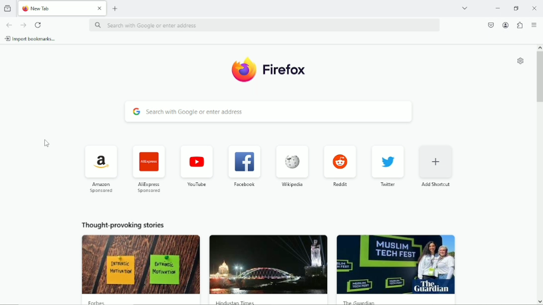 The width and height of the screenshot is (543, 305). I want to click on Account, so click(505, 25).